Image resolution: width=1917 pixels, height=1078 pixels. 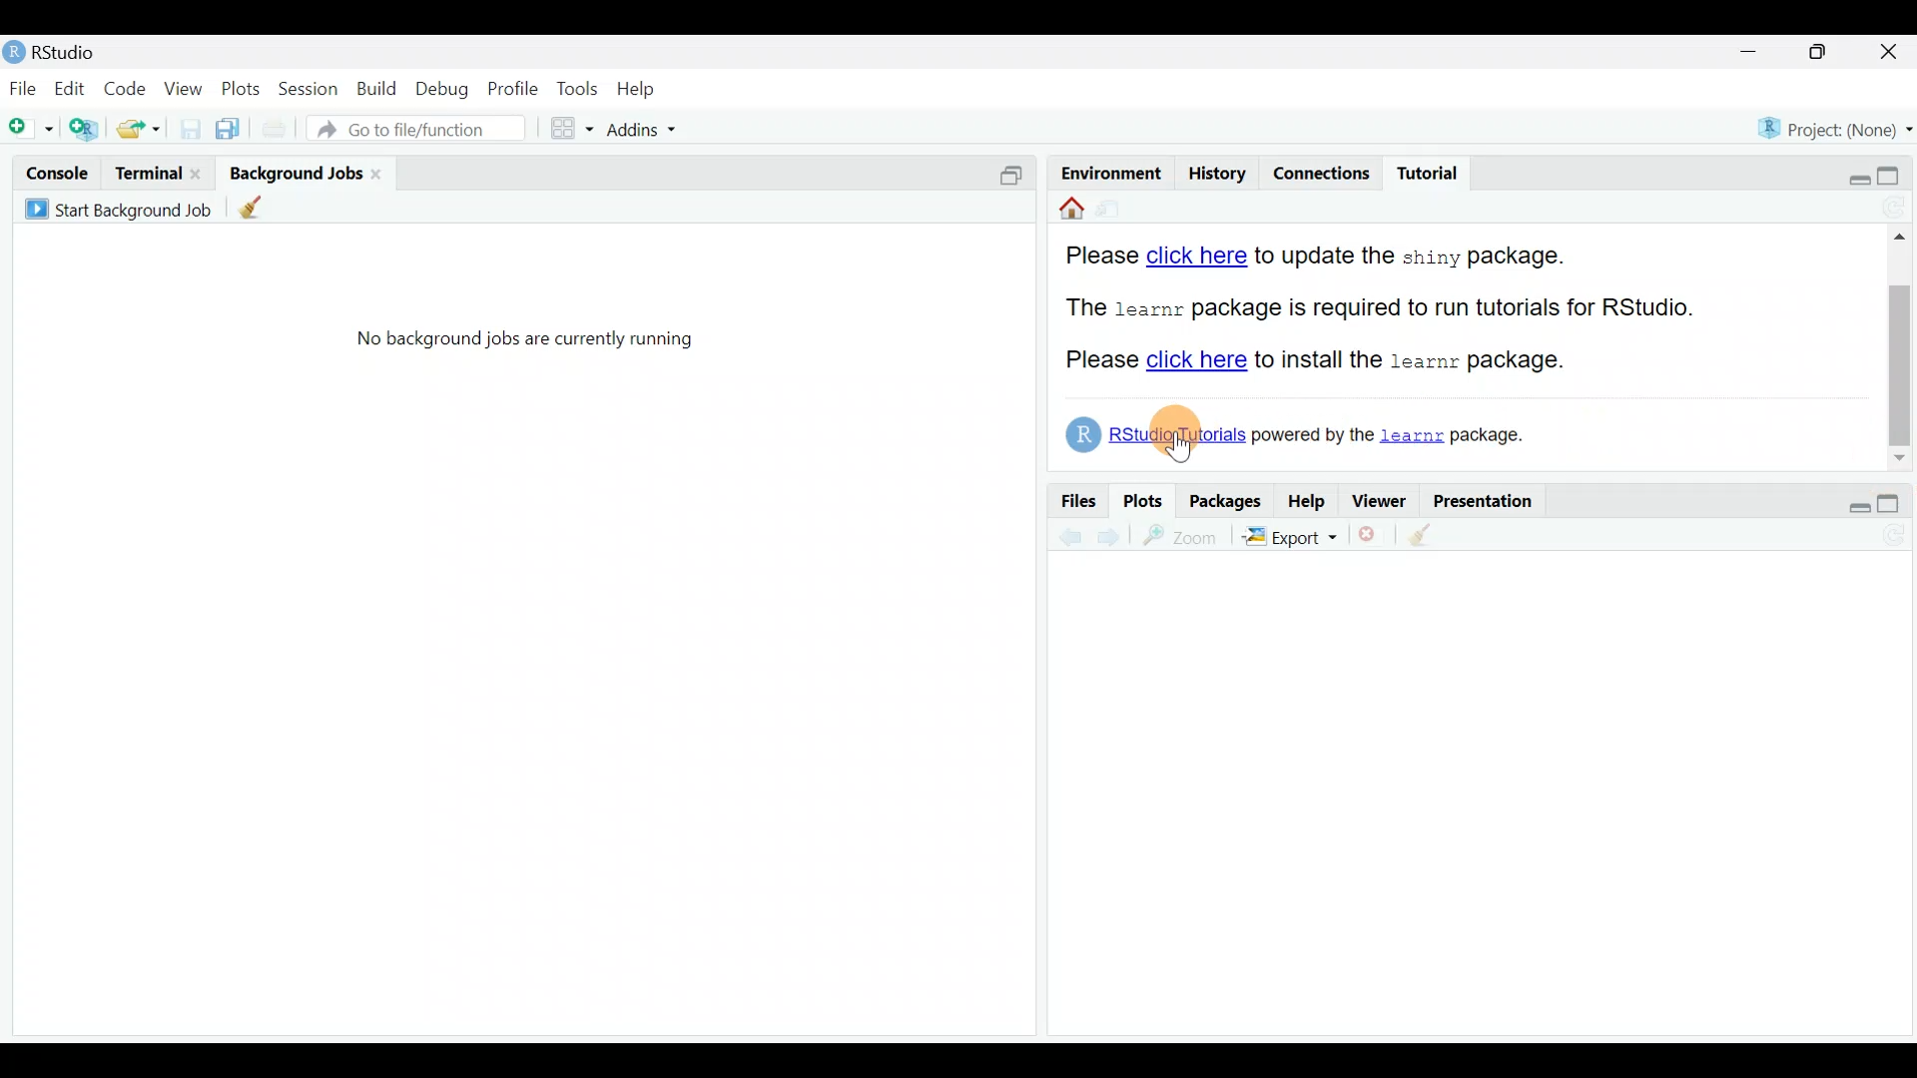 I want to click on Please, so click(x=1100, y=361).